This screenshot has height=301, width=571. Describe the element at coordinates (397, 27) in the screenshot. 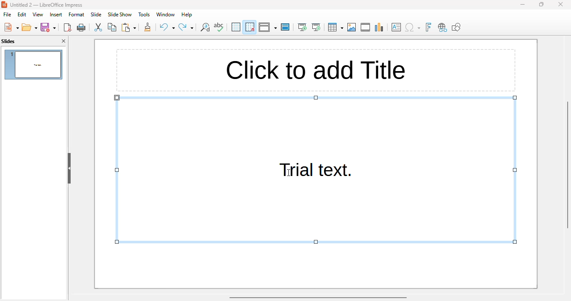

I see `insert text box` at that location.